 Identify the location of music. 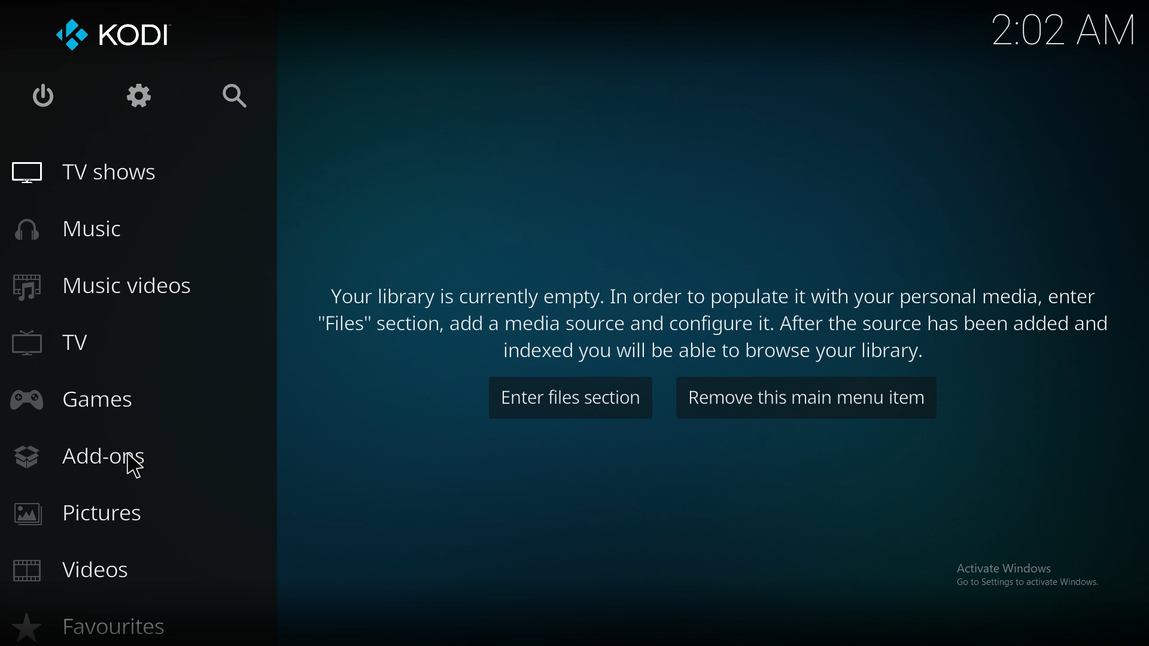
(102, 230).